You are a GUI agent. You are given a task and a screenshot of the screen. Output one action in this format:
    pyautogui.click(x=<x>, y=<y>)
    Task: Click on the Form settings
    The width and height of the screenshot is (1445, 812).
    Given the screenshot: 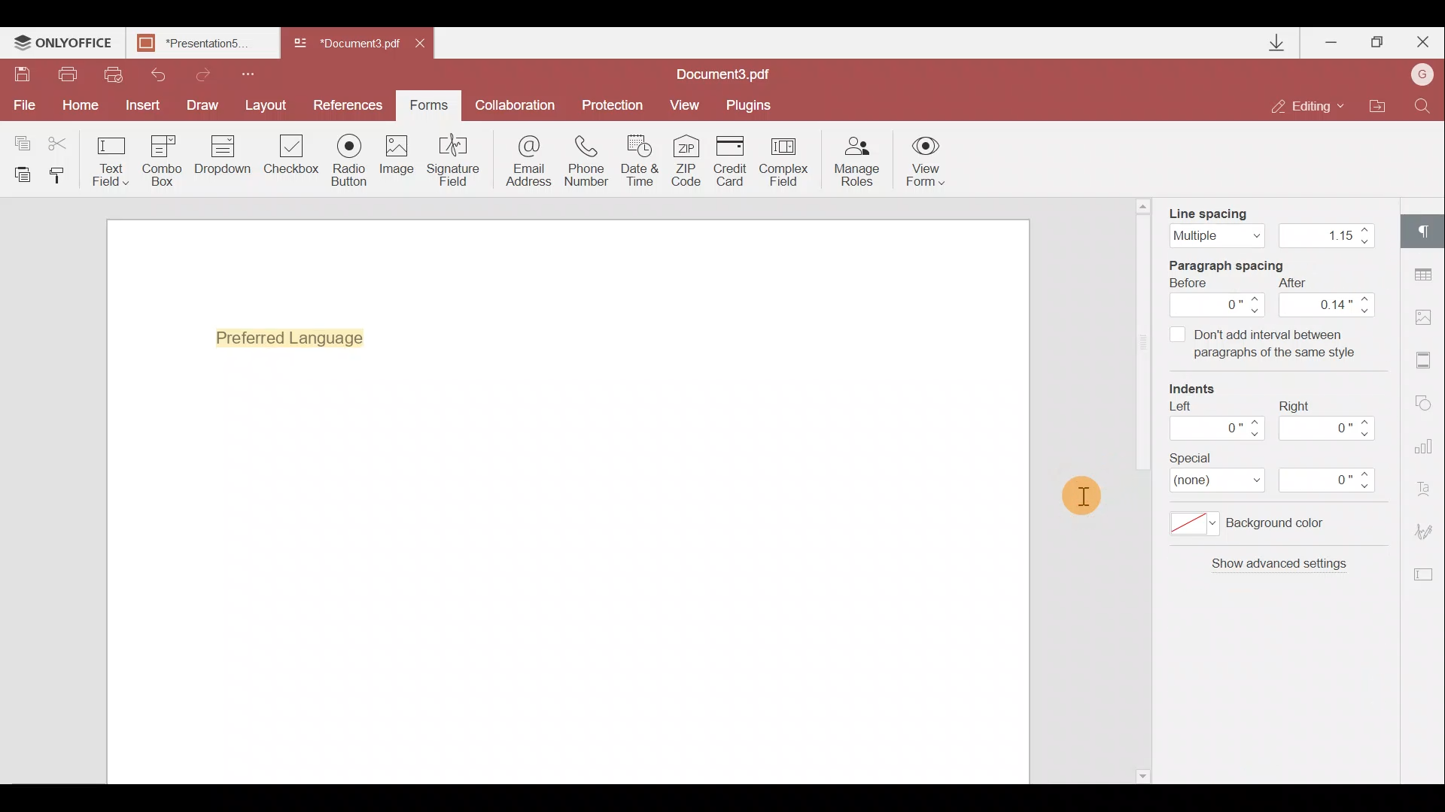 What is the action you would take?
    pyautogui.click(x=1425, y=574)
    